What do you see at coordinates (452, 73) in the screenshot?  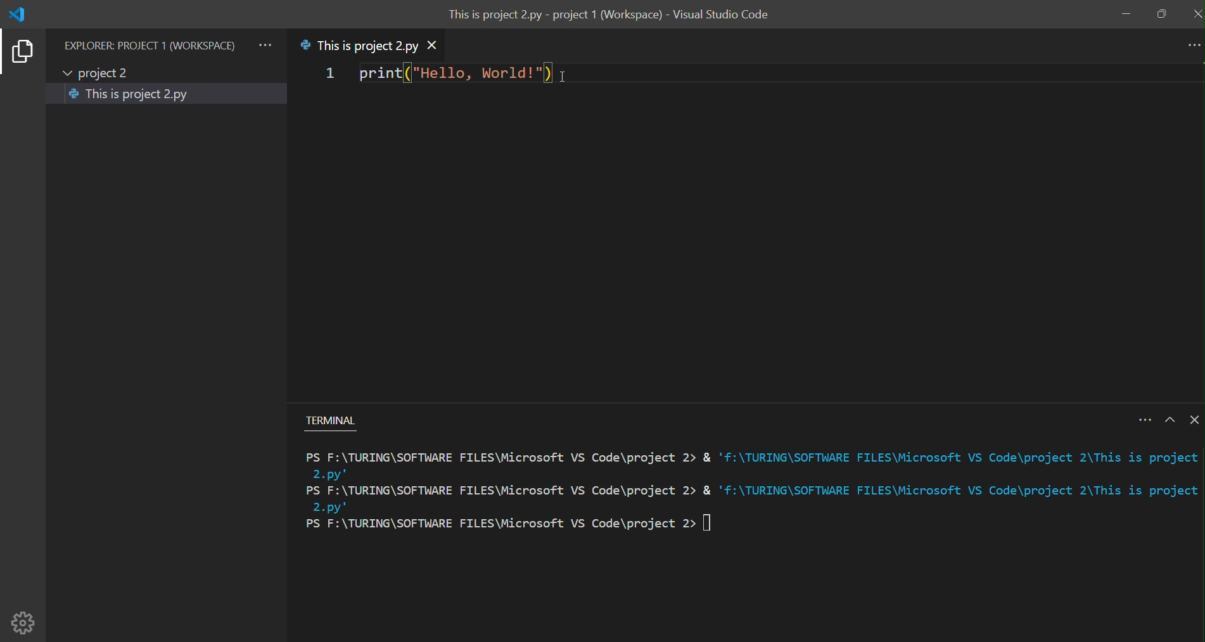 I see `code` at bounding box center [452, 73].